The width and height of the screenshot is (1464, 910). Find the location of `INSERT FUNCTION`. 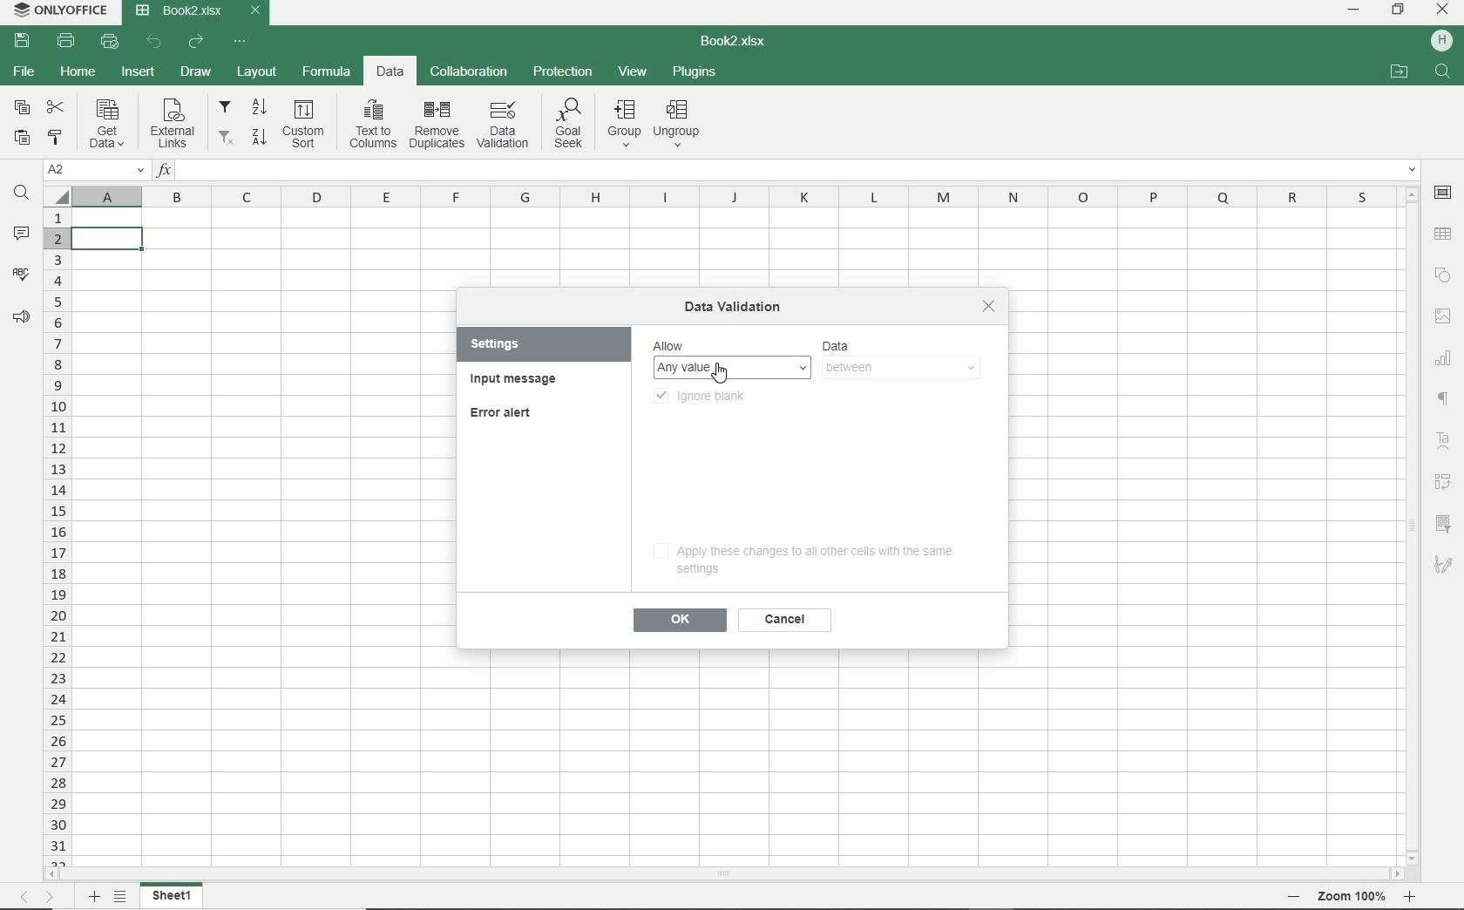

INSERT FUNCTION is located at coordinates (787, 168).